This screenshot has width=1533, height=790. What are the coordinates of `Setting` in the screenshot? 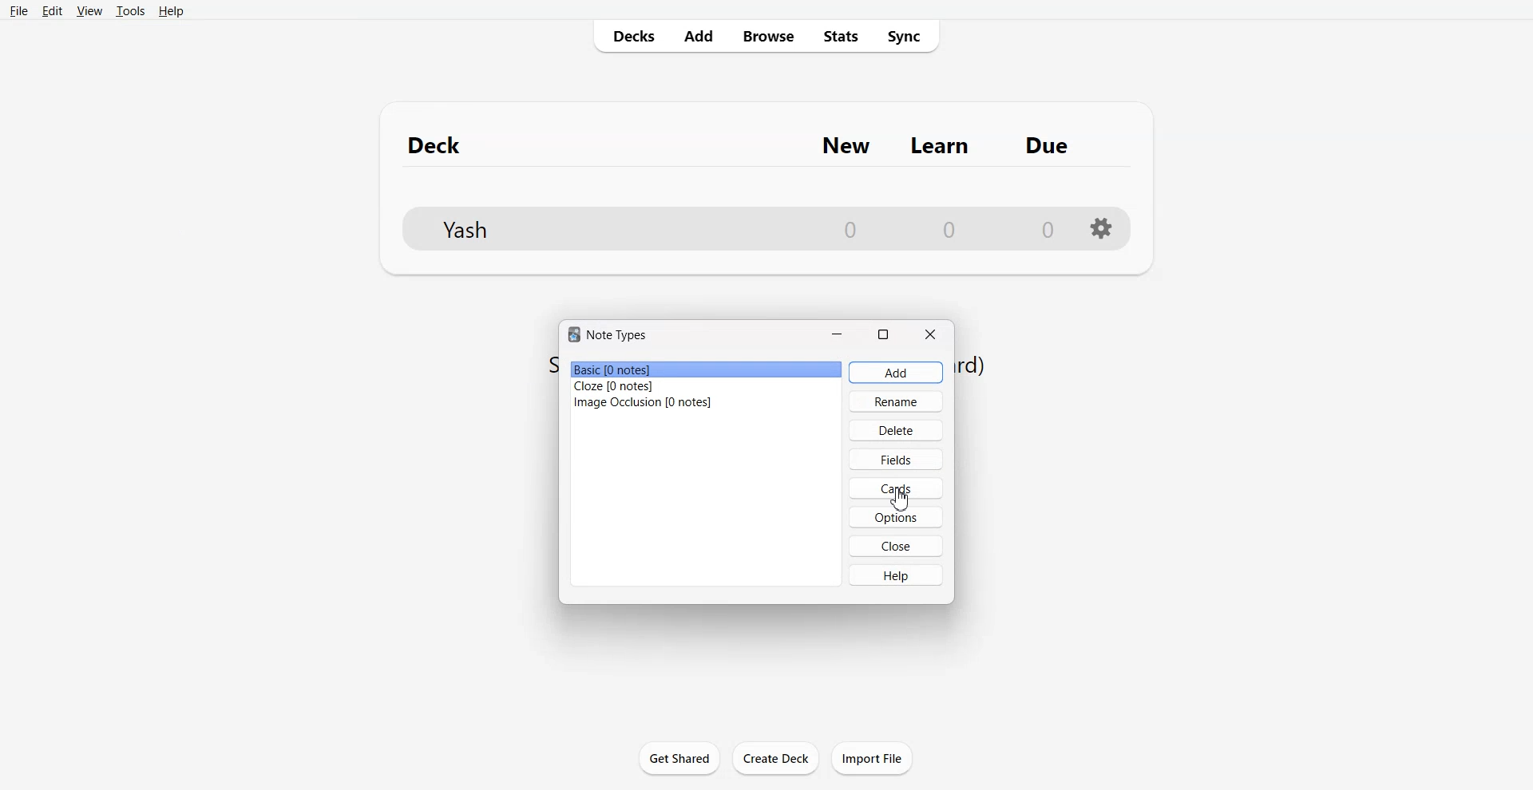 It's located at (1102, 227).